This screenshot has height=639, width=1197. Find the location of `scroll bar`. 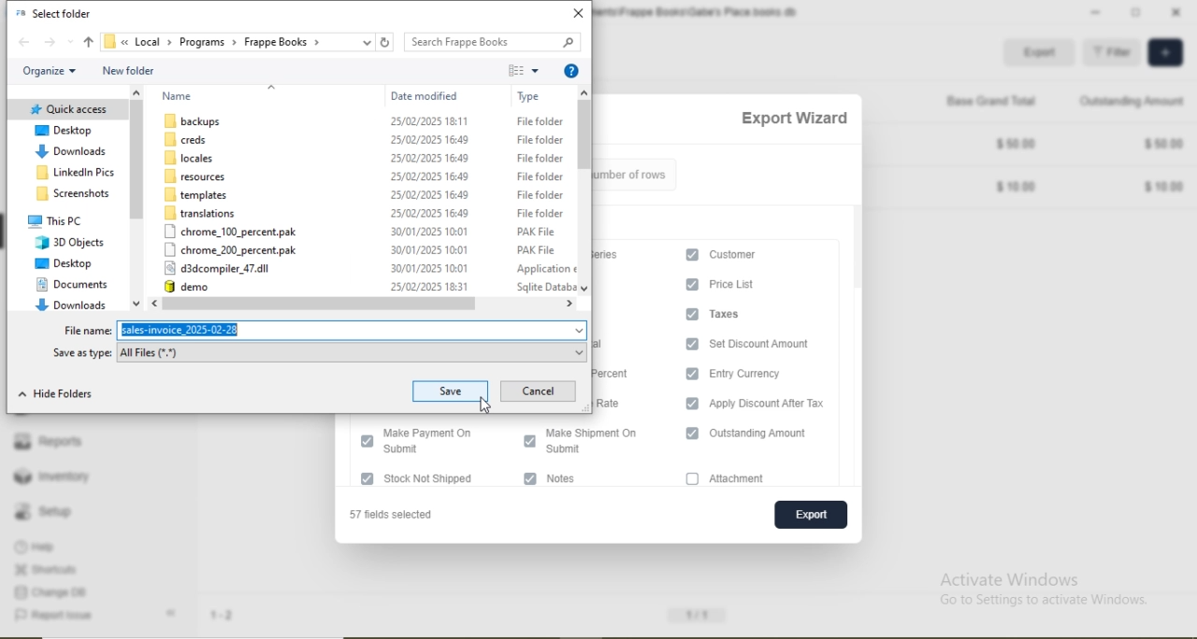

scroll bar is located at coordinates (137, 200).